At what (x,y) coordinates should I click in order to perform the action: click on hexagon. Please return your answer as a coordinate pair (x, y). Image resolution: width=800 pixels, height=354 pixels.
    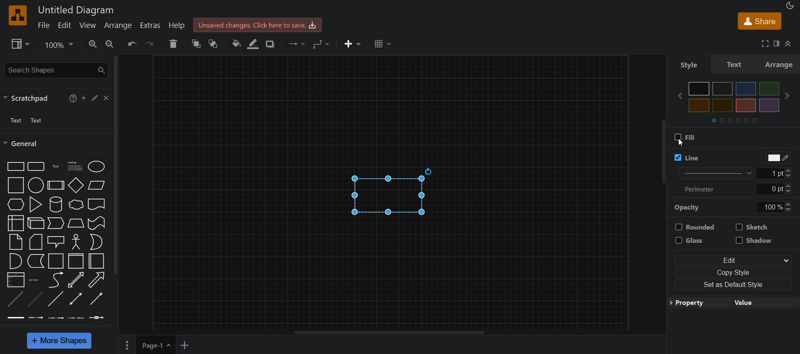
    Looking at the image, I should click on (15, 204).